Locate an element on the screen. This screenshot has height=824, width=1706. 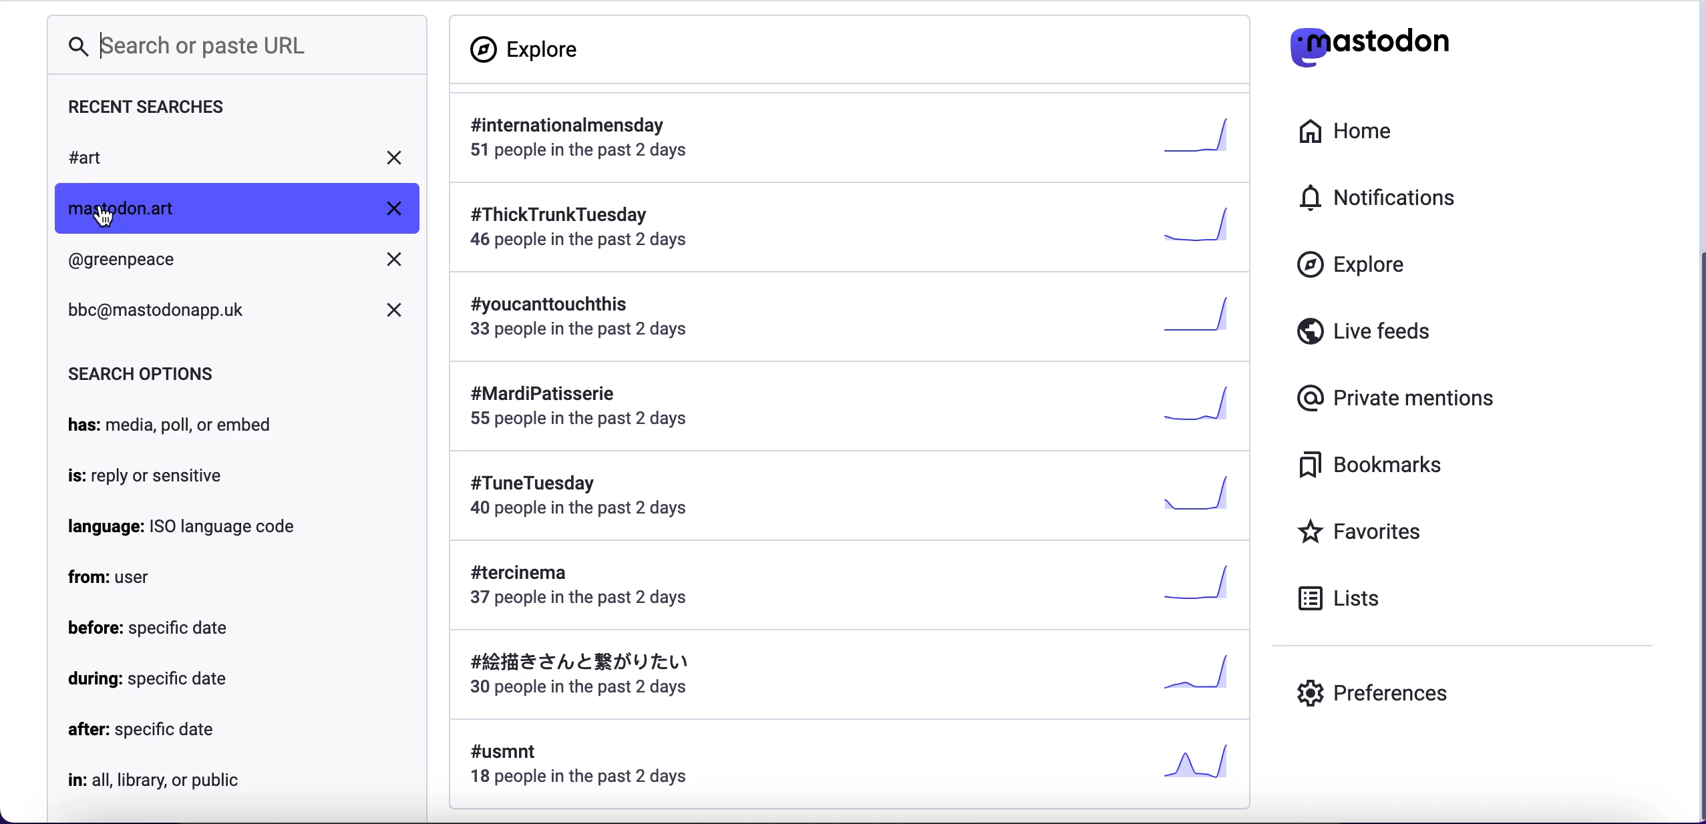
private mentions is located at coordinates (1397, 399).